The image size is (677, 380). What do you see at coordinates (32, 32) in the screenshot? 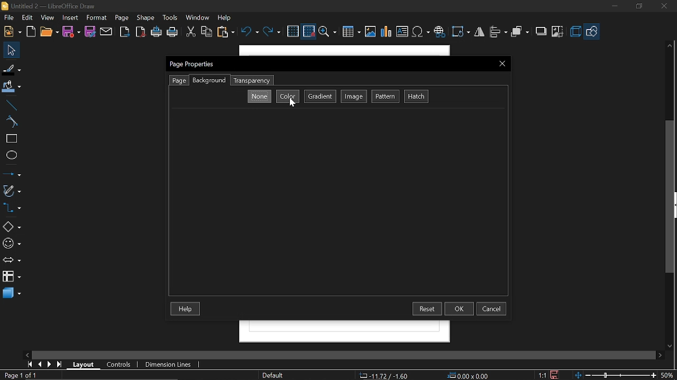
I see `Open template` at bounding box center [32, 32].